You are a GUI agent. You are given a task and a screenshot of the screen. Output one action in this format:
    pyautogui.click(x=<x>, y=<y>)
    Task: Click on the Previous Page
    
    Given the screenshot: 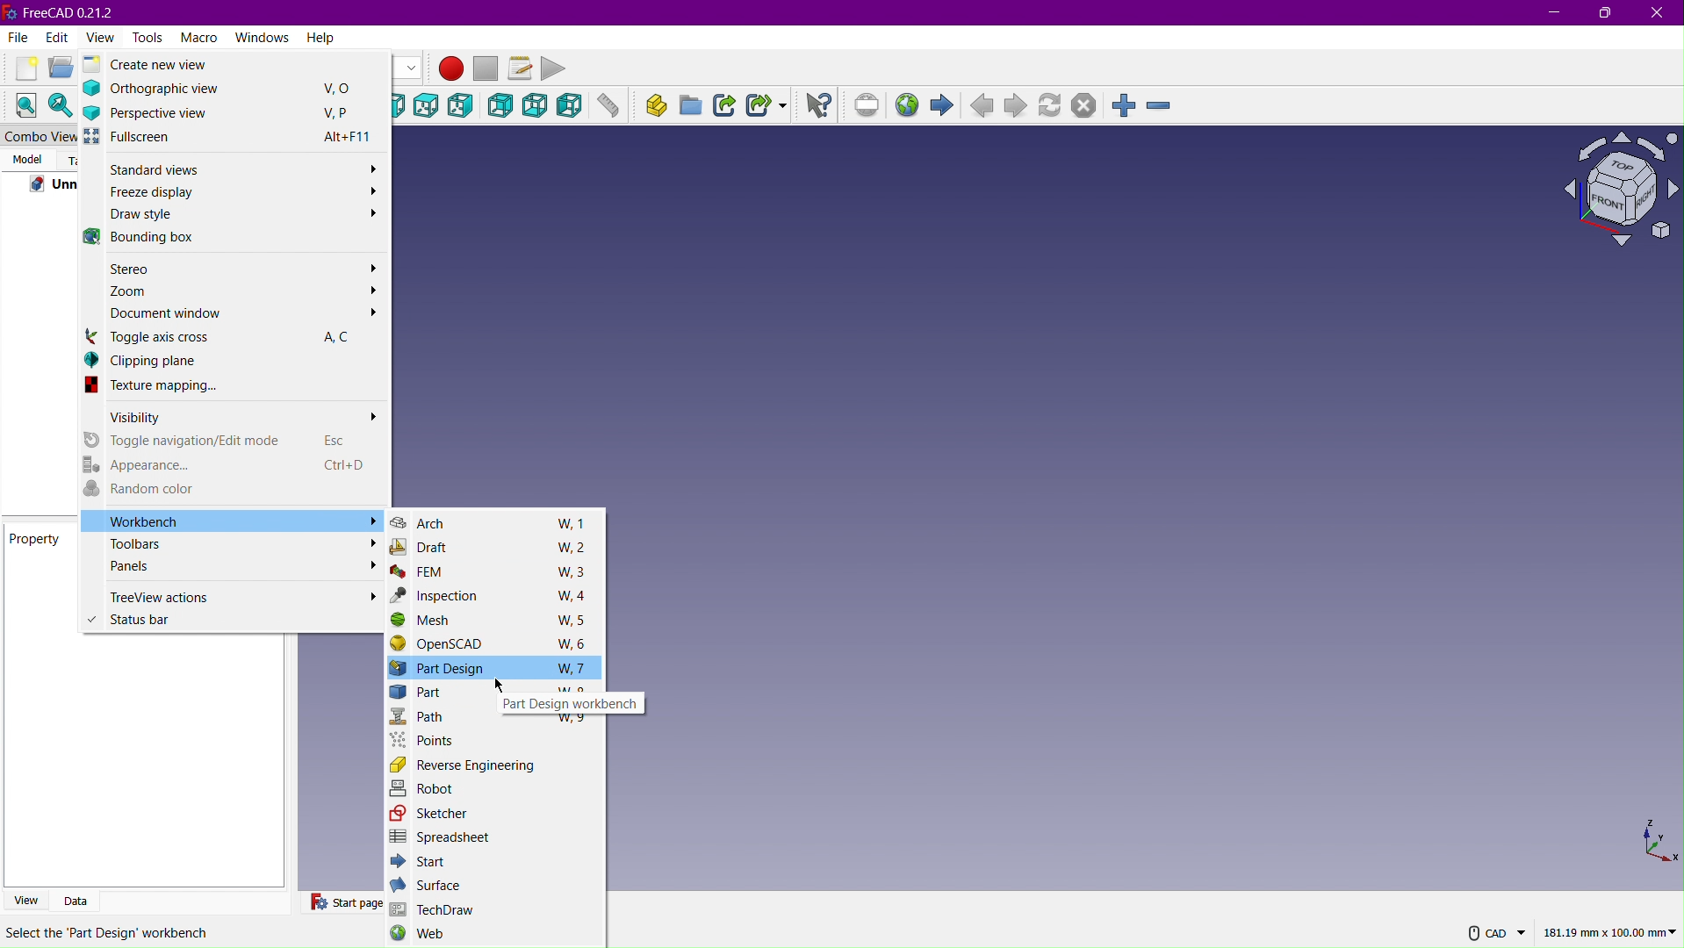 What is the action you would take?
    pyautogui.click(x=979, y=107)
    